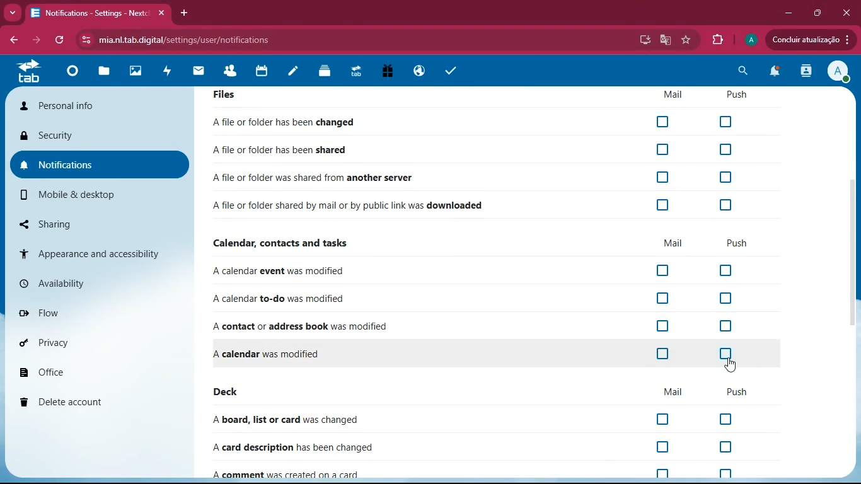  Describe the element at coordinates (90, 13) in the screenshot. I see `tab` at that location.